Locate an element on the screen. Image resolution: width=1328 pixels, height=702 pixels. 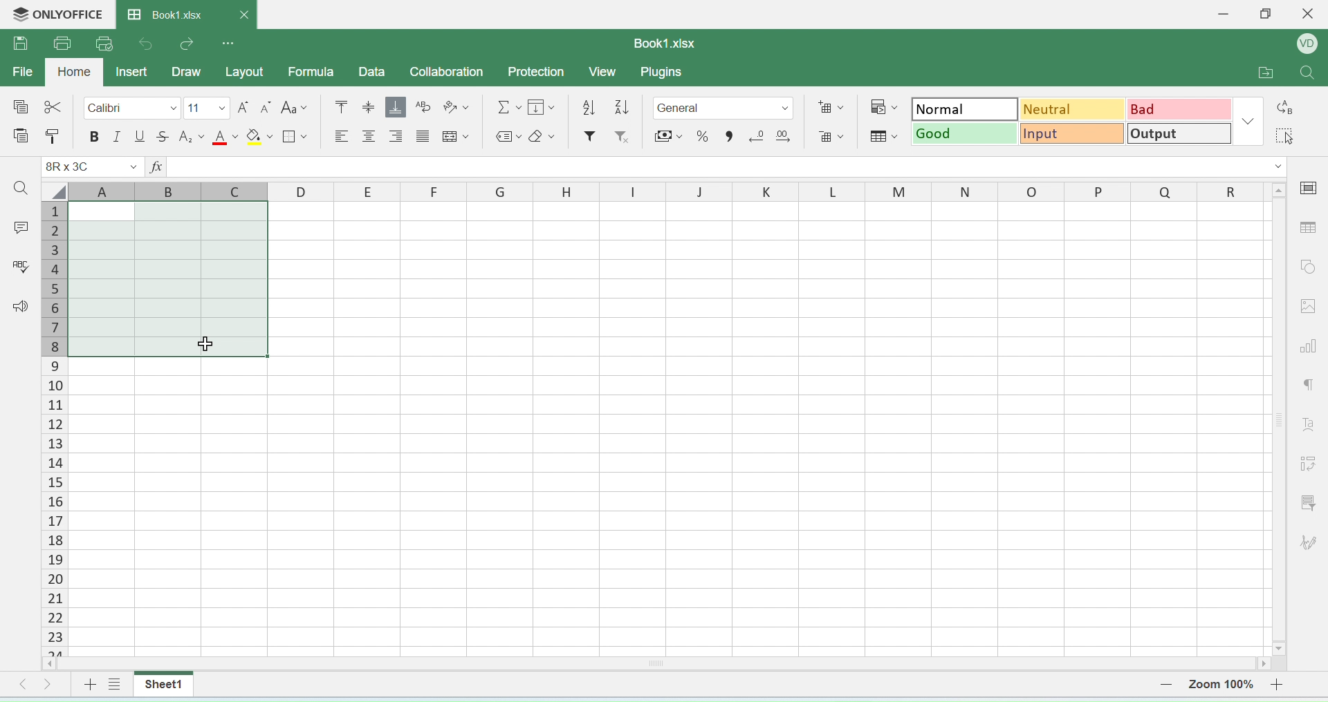
minimise is located at coordinates (1227, 17).